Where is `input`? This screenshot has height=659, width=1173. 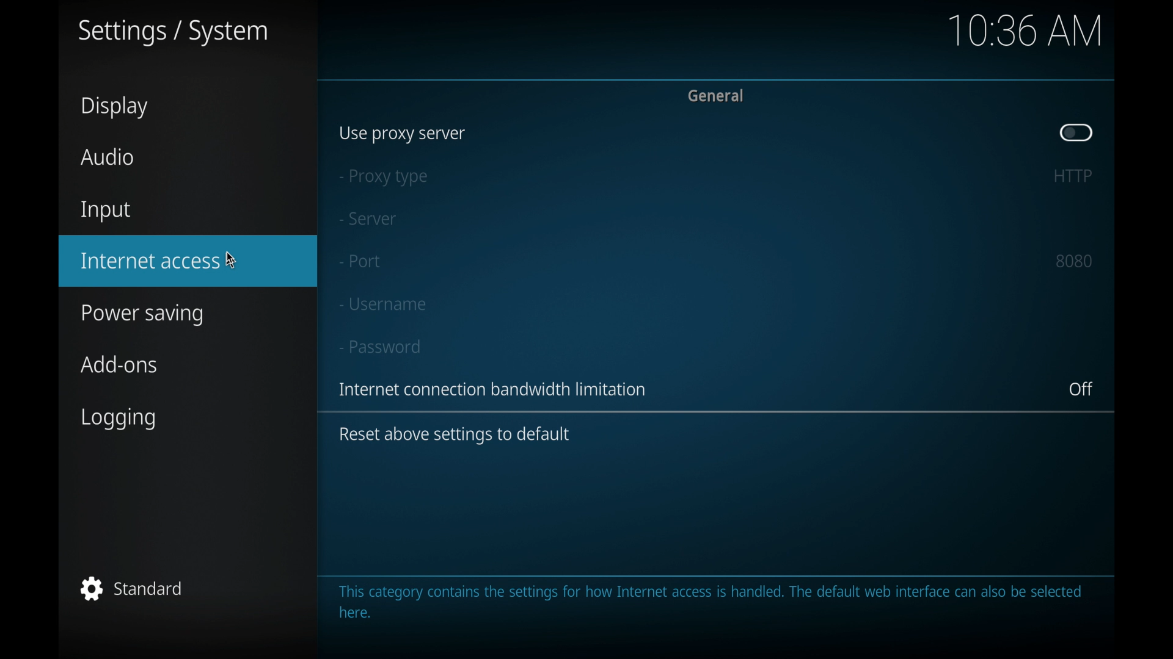
input is located at coordinates (106, 212).